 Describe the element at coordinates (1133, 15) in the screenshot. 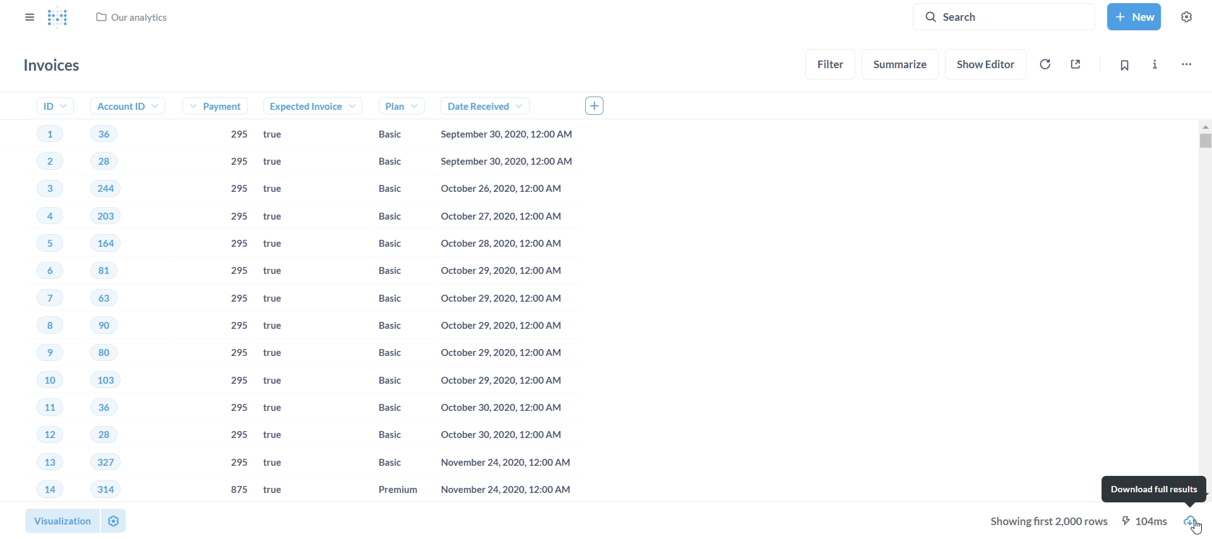

I see `new` at that location.